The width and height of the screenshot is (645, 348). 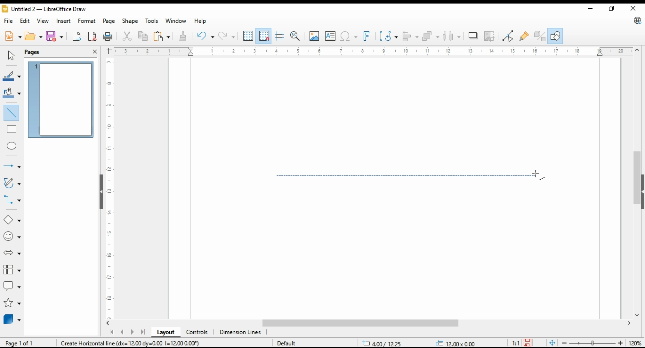 I want to click on page 1, so click(x=60, y=100).